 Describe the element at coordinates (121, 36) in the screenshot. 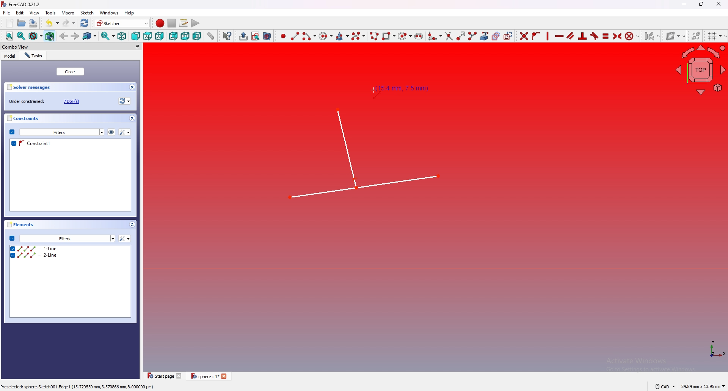

I see `Isometric` at that location.